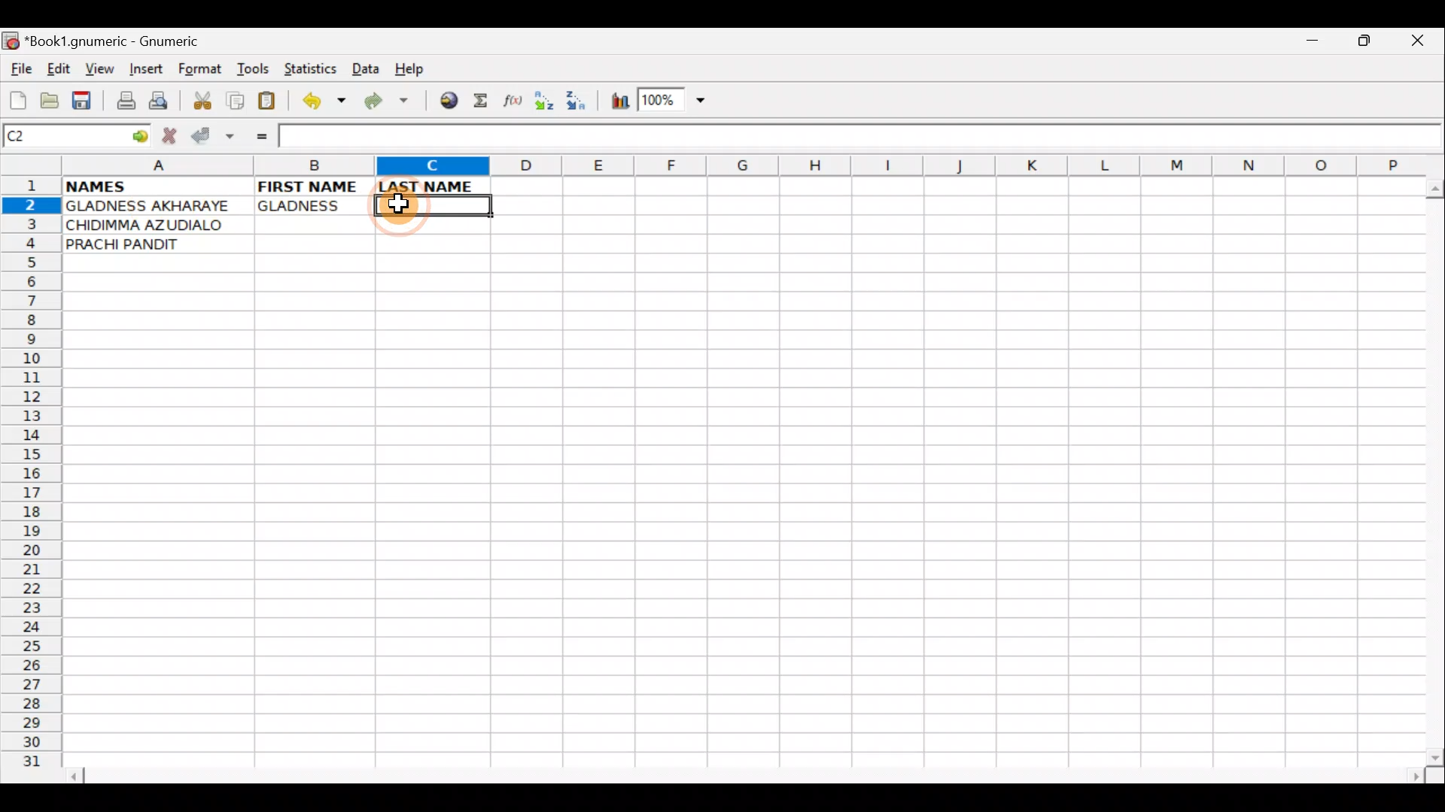  What do you see at coordinates (858, 137) in the screenshot?
I see `Formula bar` at bounding box center [858, 137].